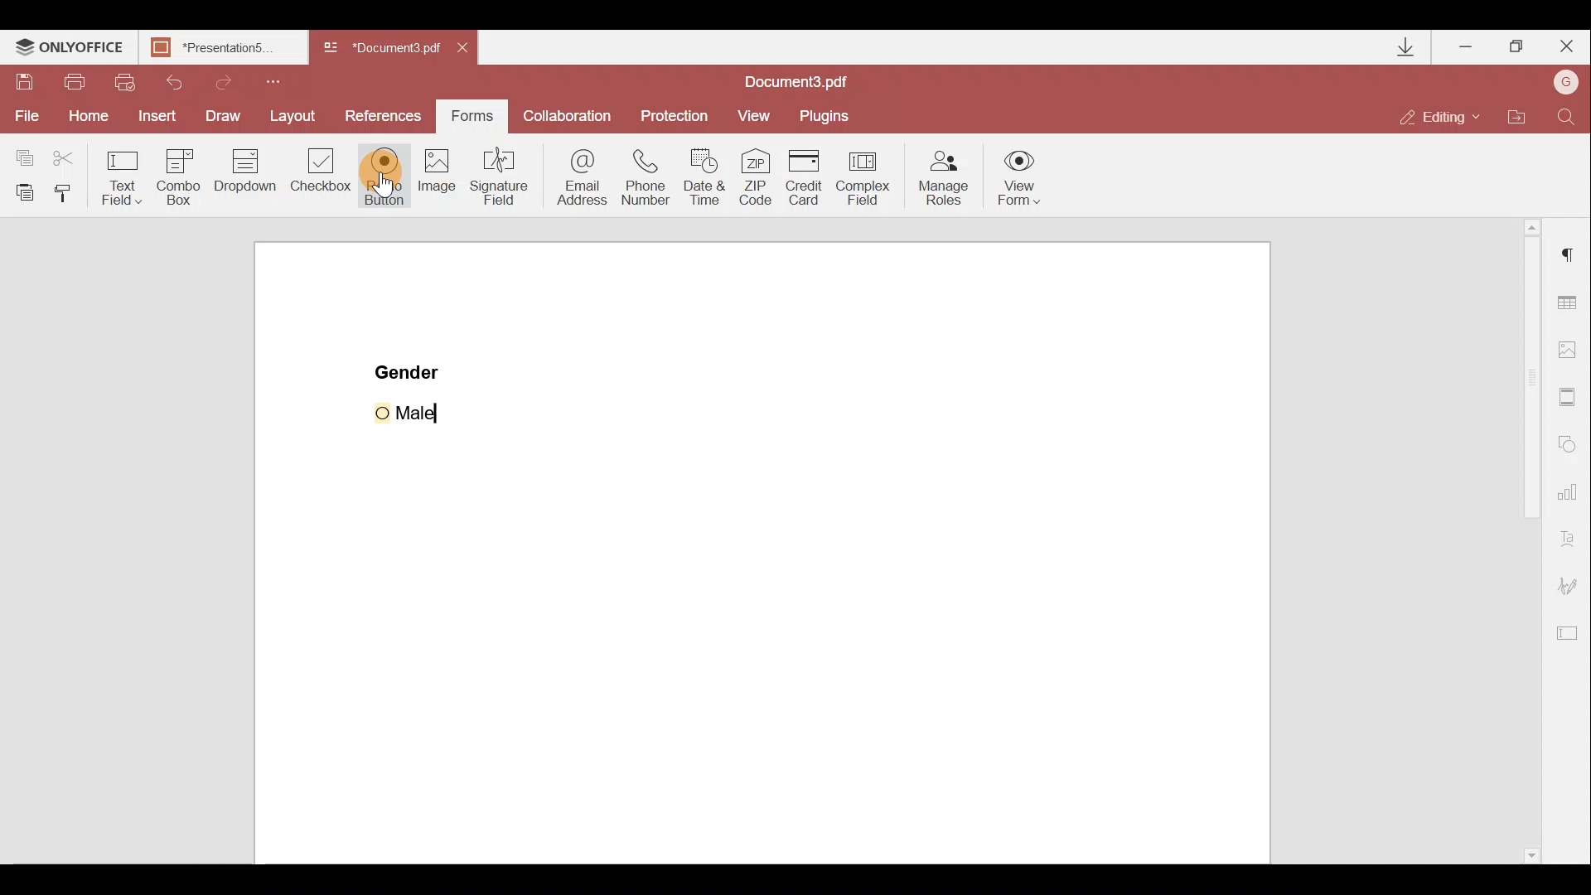 Image resolution: width=1591 pixels, height=895 pixels. I want to click on Email address, so click(580, 178).